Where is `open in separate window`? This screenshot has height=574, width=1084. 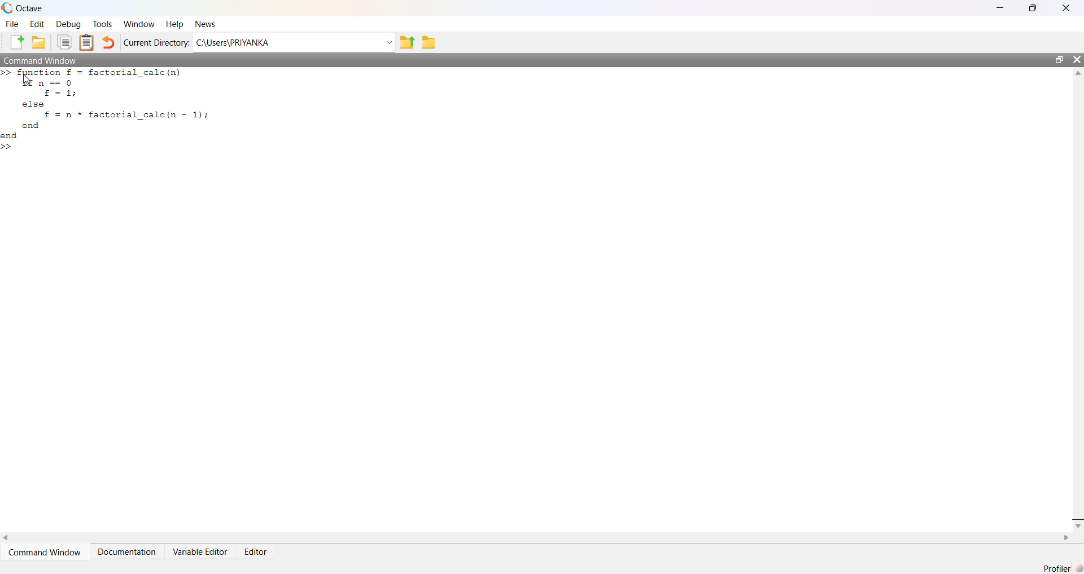
open in separate window is located at coordinates (1059, 58).